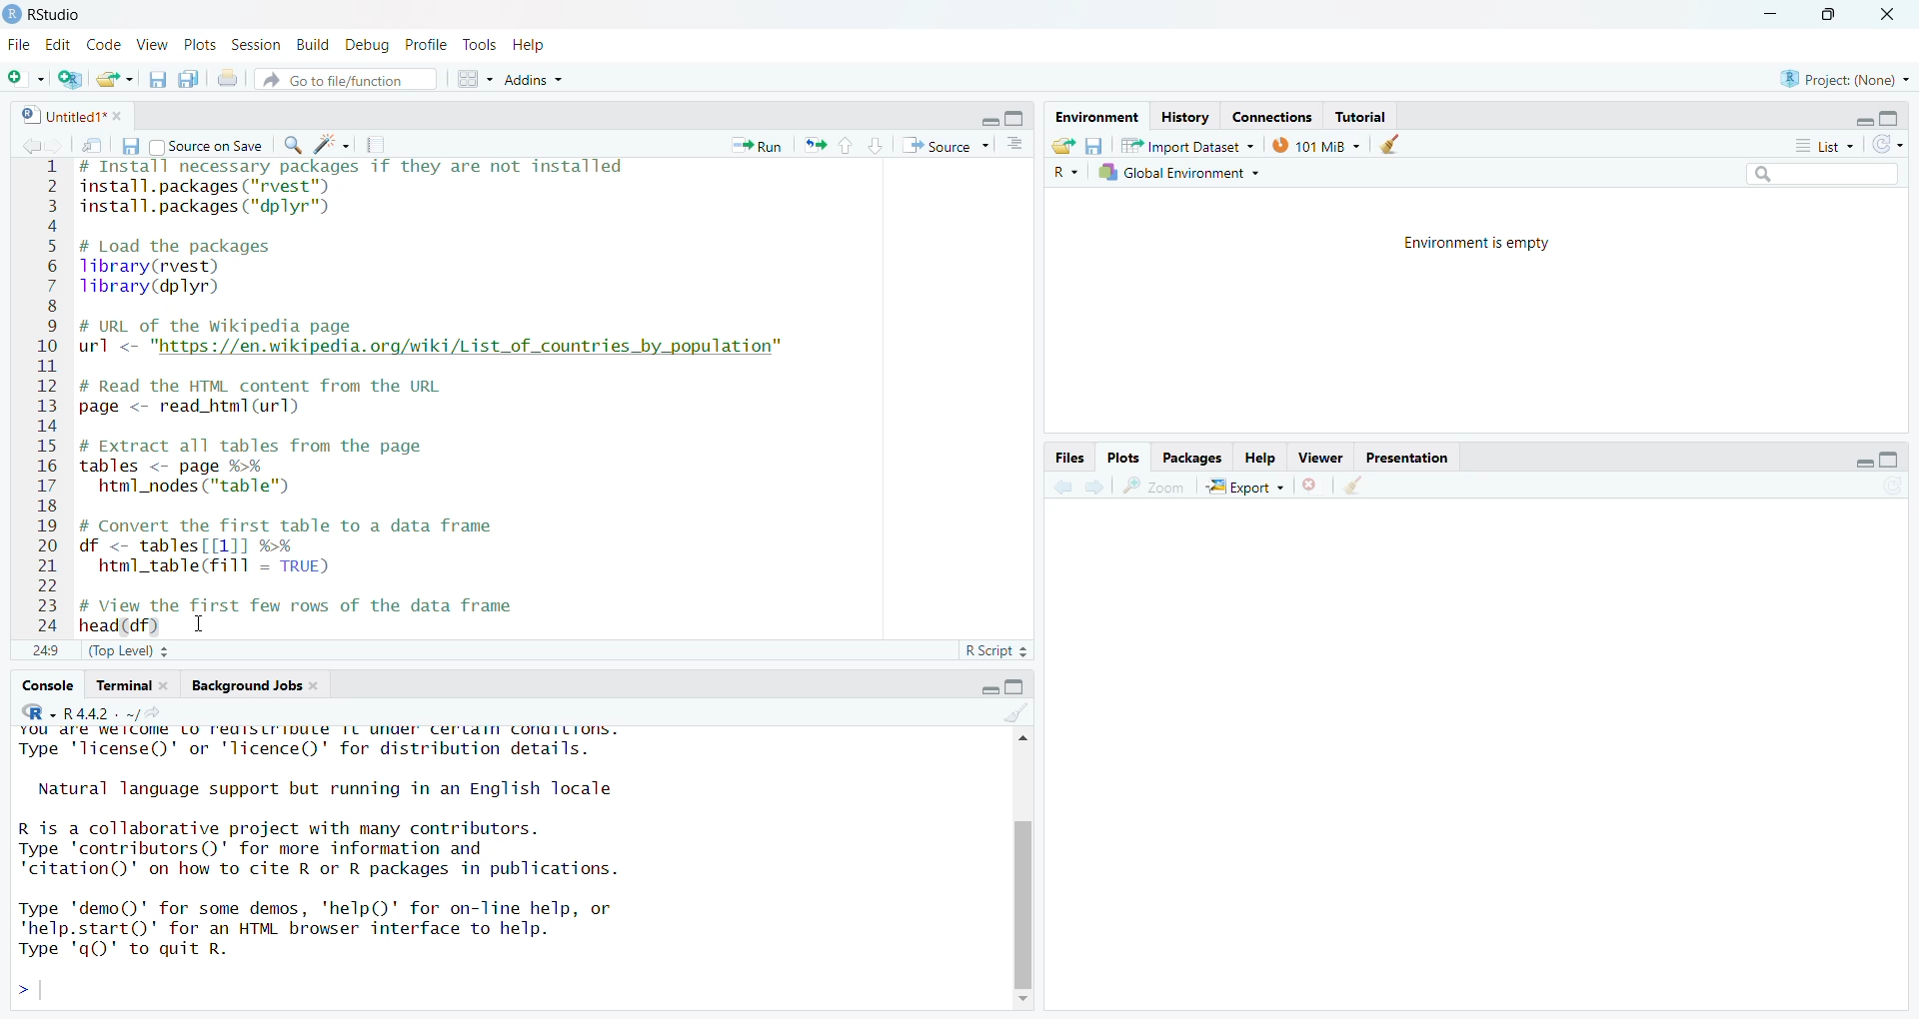 This screenshot has height=1019, width=1919. What do you see at coordinates (30, 991) in the screenshot?
I see `start typing` at bounding box center [30, 991].